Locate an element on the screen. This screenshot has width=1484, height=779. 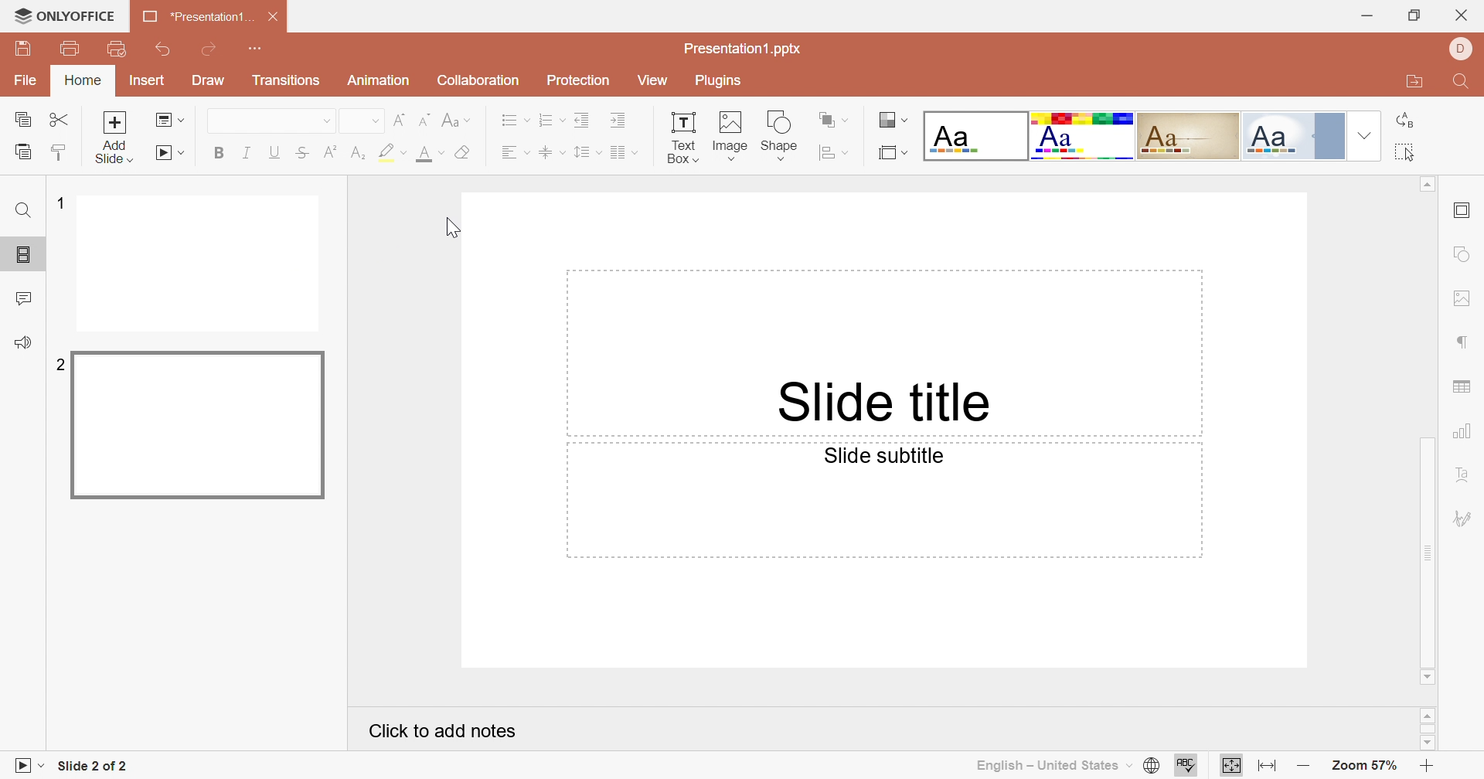
Copy style is located at coordinates (63, 151).